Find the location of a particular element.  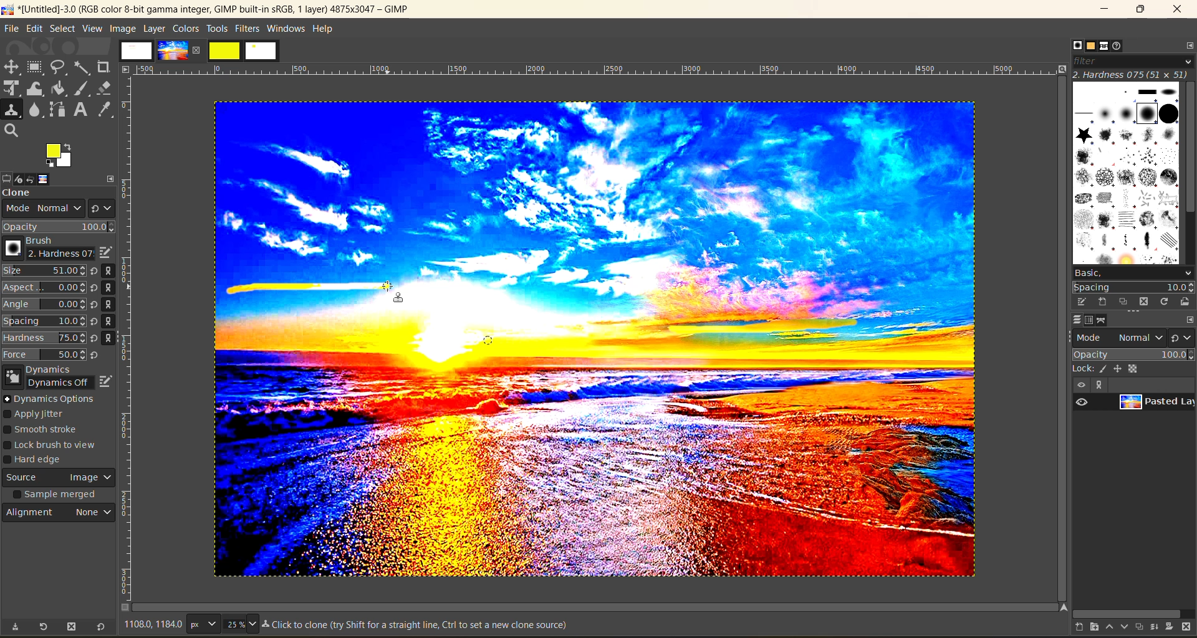

lock brush to view is located at coordinates (55, 445).